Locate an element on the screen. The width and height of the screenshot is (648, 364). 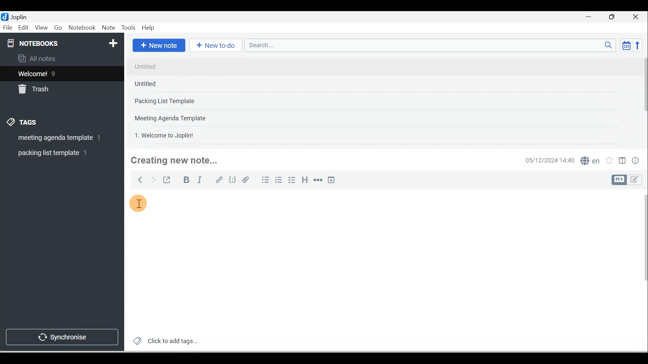
Code is located at coordinates (233, 180).